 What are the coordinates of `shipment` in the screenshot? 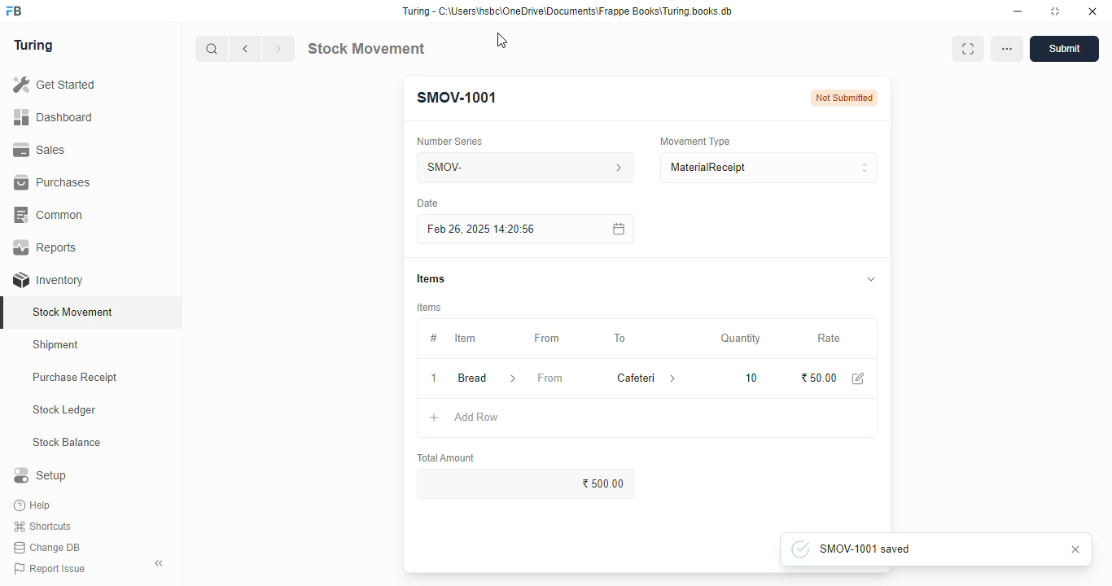 It's located at (56, 345).